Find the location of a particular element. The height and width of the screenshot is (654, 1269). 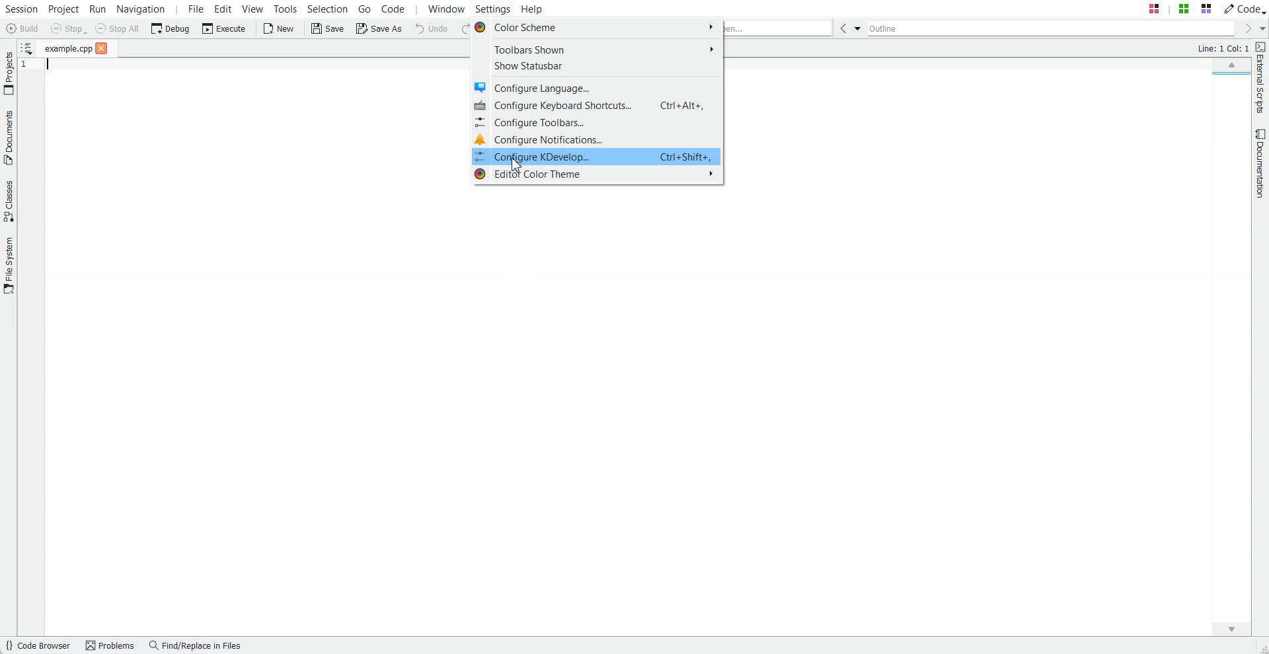

Go Forward is located at coordinates (1245, 29).